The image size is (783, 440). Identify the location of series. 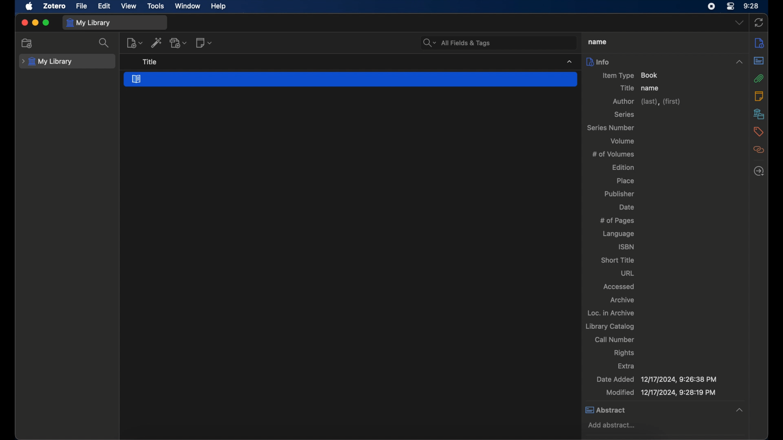
(624, 114).